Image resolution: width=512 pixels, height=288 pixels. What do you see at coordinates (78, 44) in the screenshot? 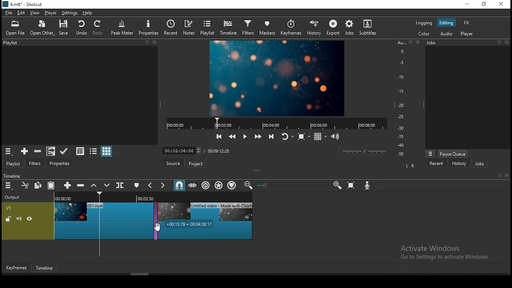
I see `playlist` at bounding box center [78, 44].